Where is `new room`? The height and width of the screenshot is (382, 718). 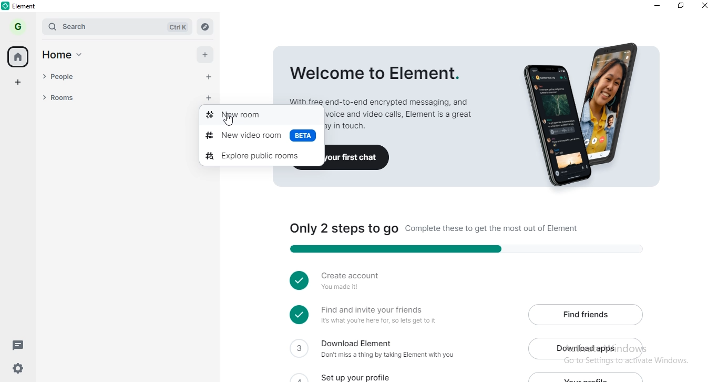 new room is located at coordinates (261, 112).